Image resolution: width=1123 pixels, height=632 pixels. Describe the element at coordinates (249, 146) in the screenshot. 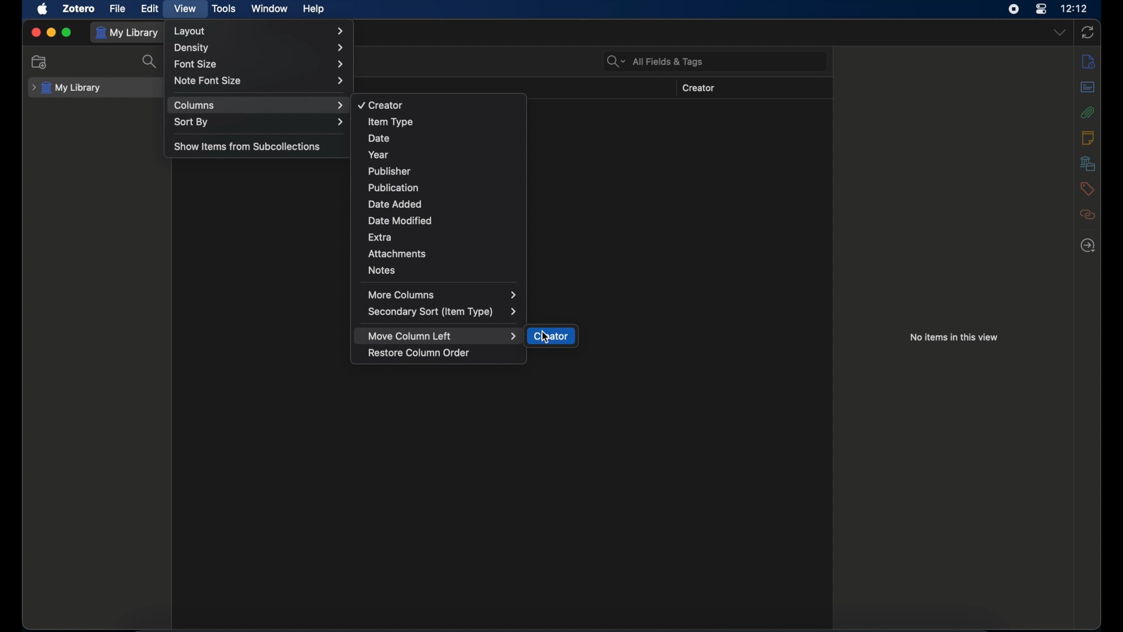

I see `show item from subcollections` at that location.